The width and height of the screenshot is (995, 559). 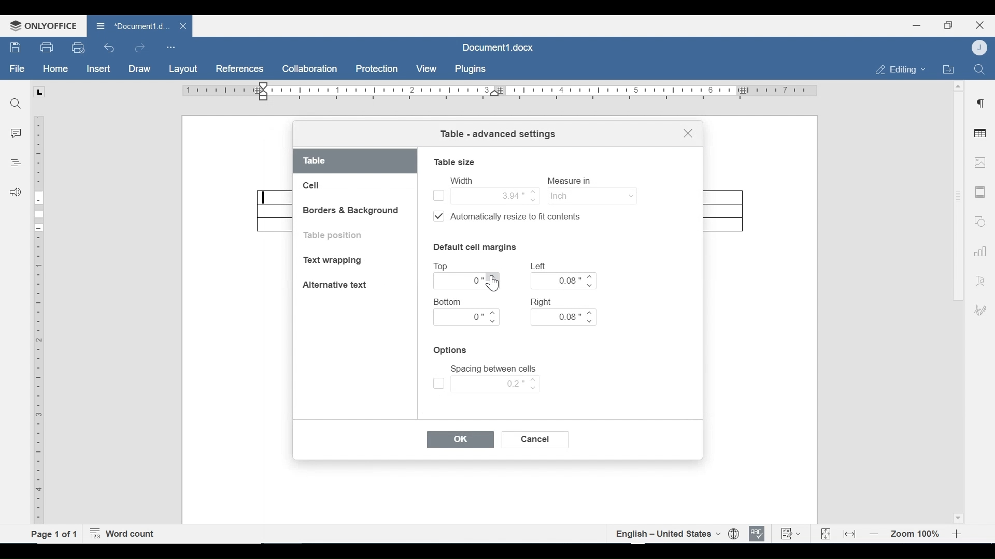 I want to click on Print, so click(x=47, y=48).